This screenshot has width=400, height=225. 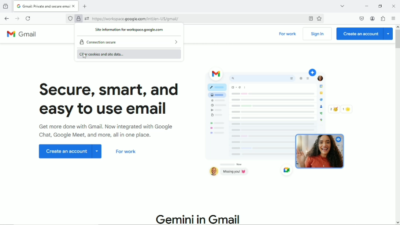 I want to click on Create an account, so click(x=364, y=34).